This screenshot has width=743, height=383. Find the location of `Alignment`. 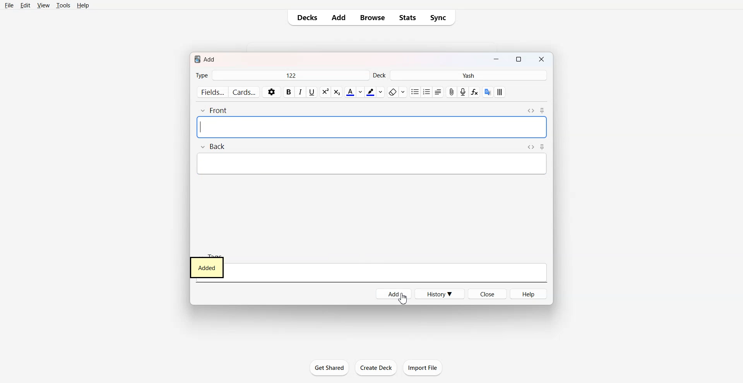

Alignment is located at coordinates (438, 92).